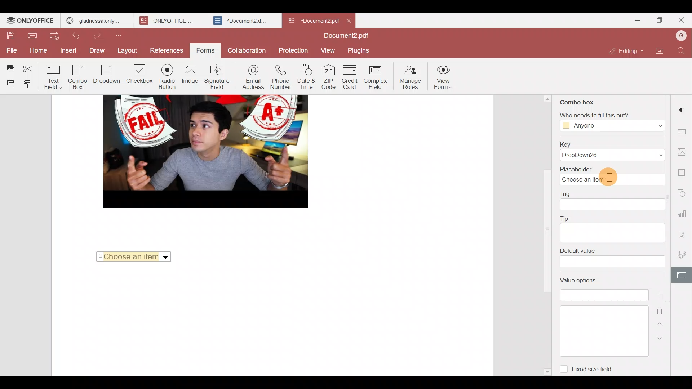  What do you see at coordinates (98, 51) in the screenshot?
I see `Draw` at bounding box center [98, 51].